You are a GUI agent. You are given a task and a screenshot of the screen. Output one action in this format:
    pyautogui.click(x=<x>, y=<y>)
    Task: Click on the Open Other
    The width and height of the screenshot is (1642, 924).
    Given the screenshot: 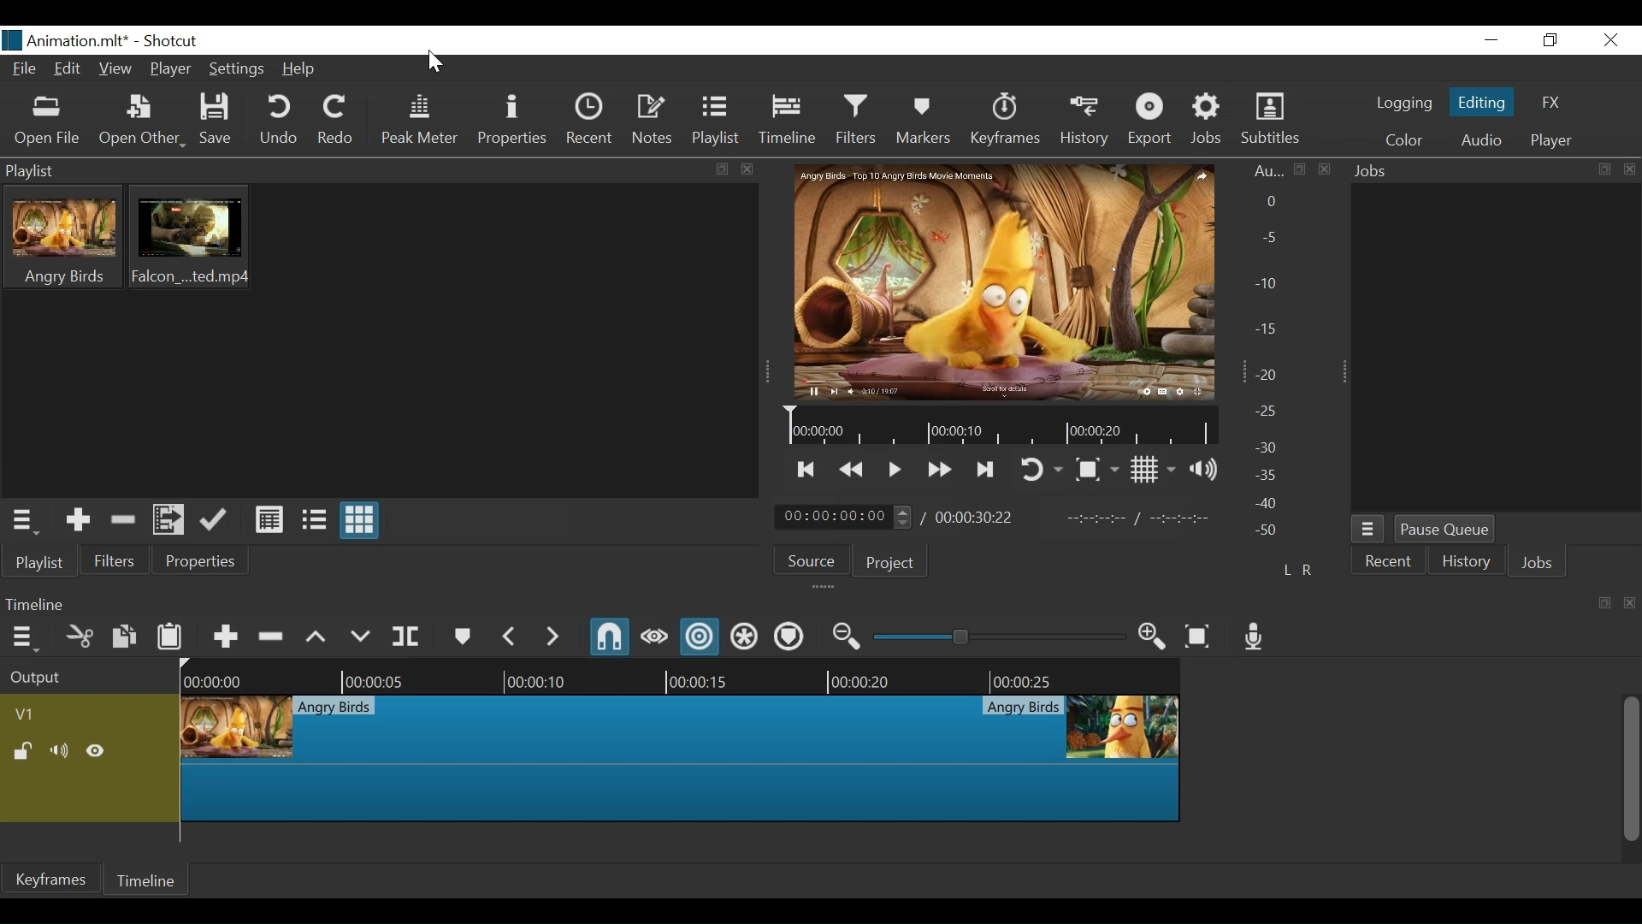 What is the action you would take?
    pyautogui.click(x=141, y=122)
    